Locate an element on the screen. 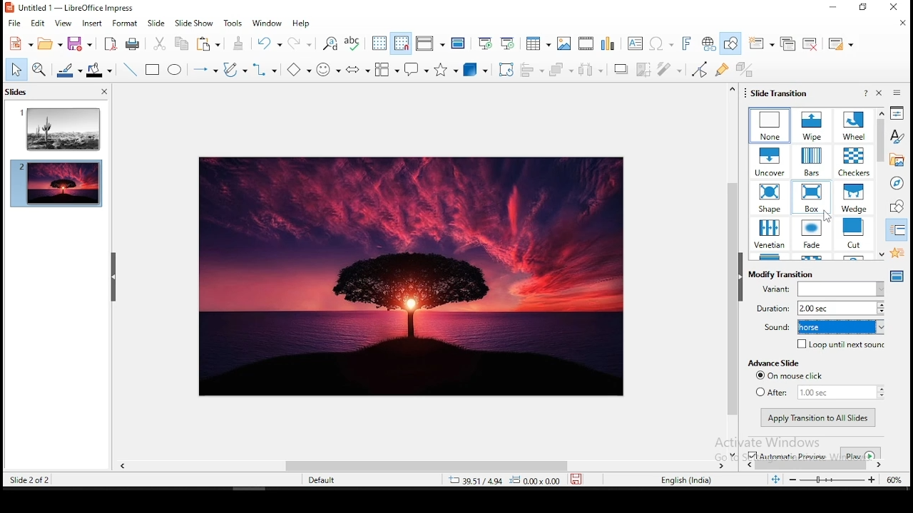  slide 1 is located at coordinates (56, 127).